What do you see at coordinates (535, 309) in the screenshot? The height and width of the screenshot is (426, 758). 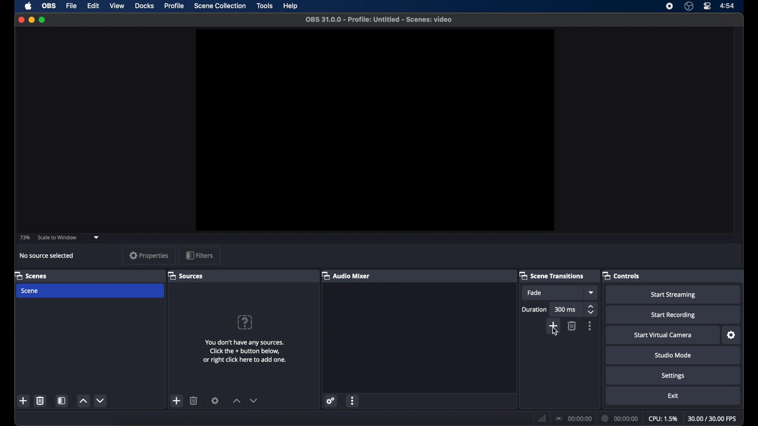 I see `duration` at bounding box center [535, 309].